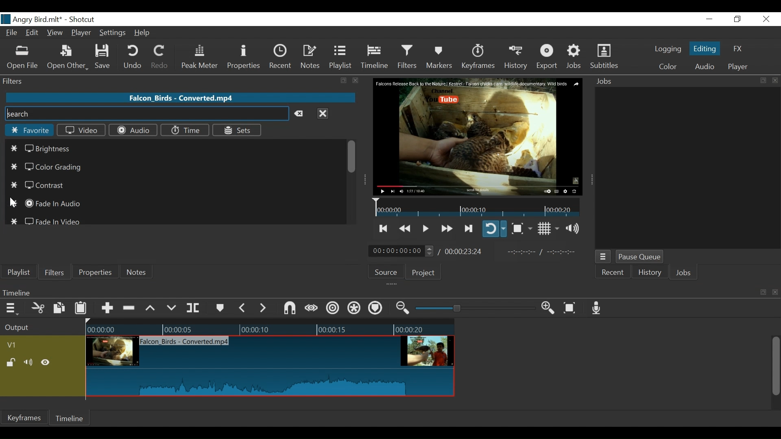  What do you see at coordinates (612, 274) in the screenshot?
I see `Recent` at bounding box center [612, 274].